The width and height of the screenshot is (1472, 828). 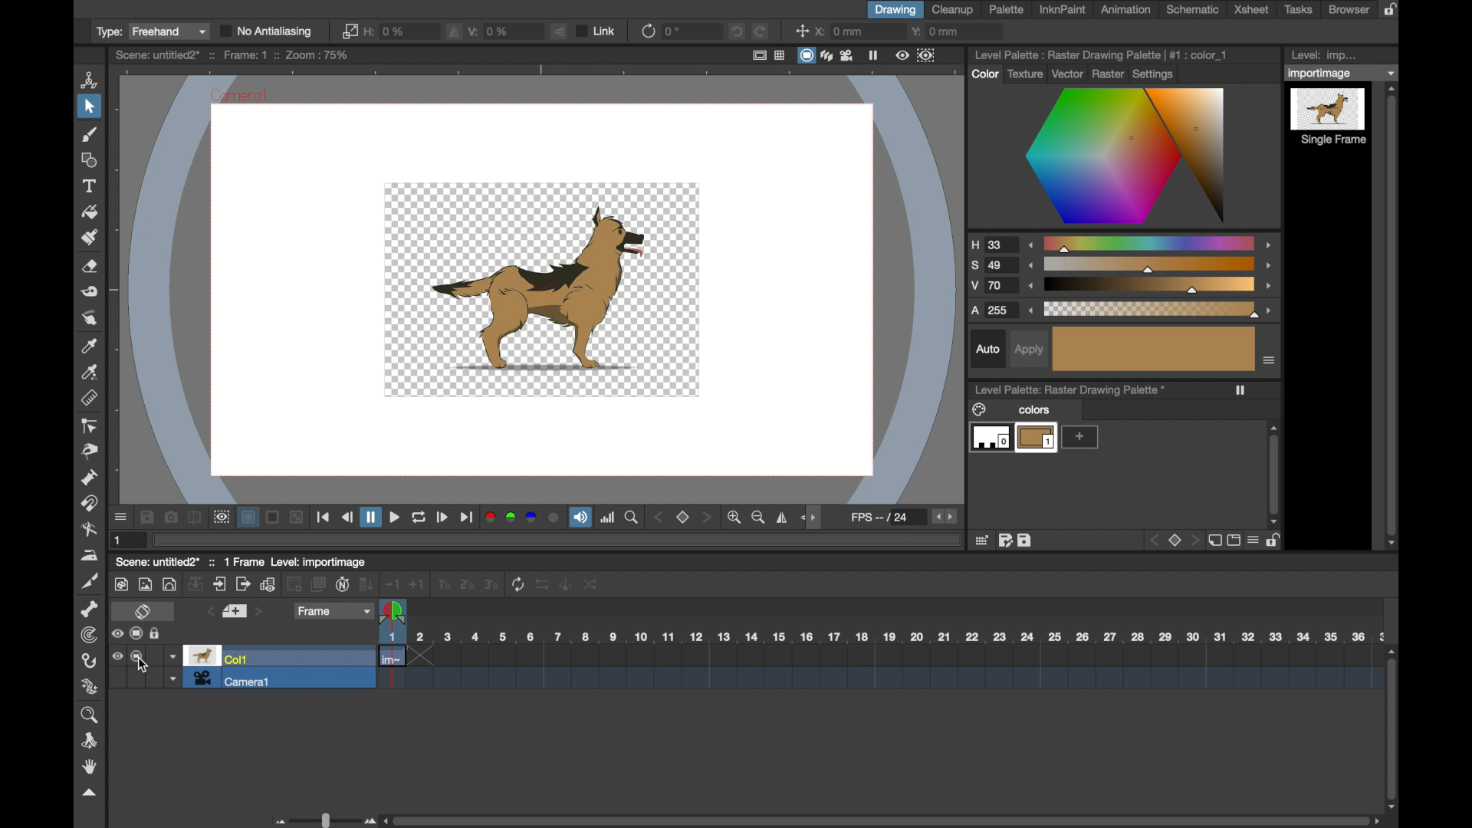 What do you see at coordinates (321, 820) in the screenshot?
I see `slider` at bounding box center [321, 820].